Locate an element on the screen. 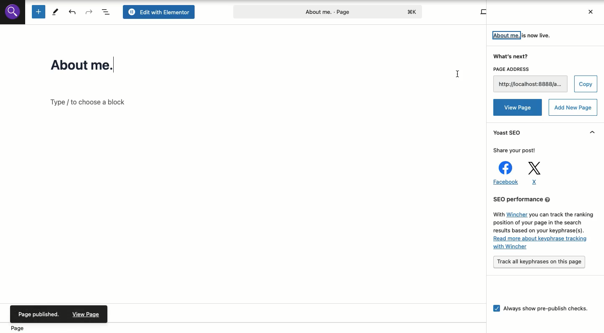  Yoast SEO is located at coordinates (509, 134).